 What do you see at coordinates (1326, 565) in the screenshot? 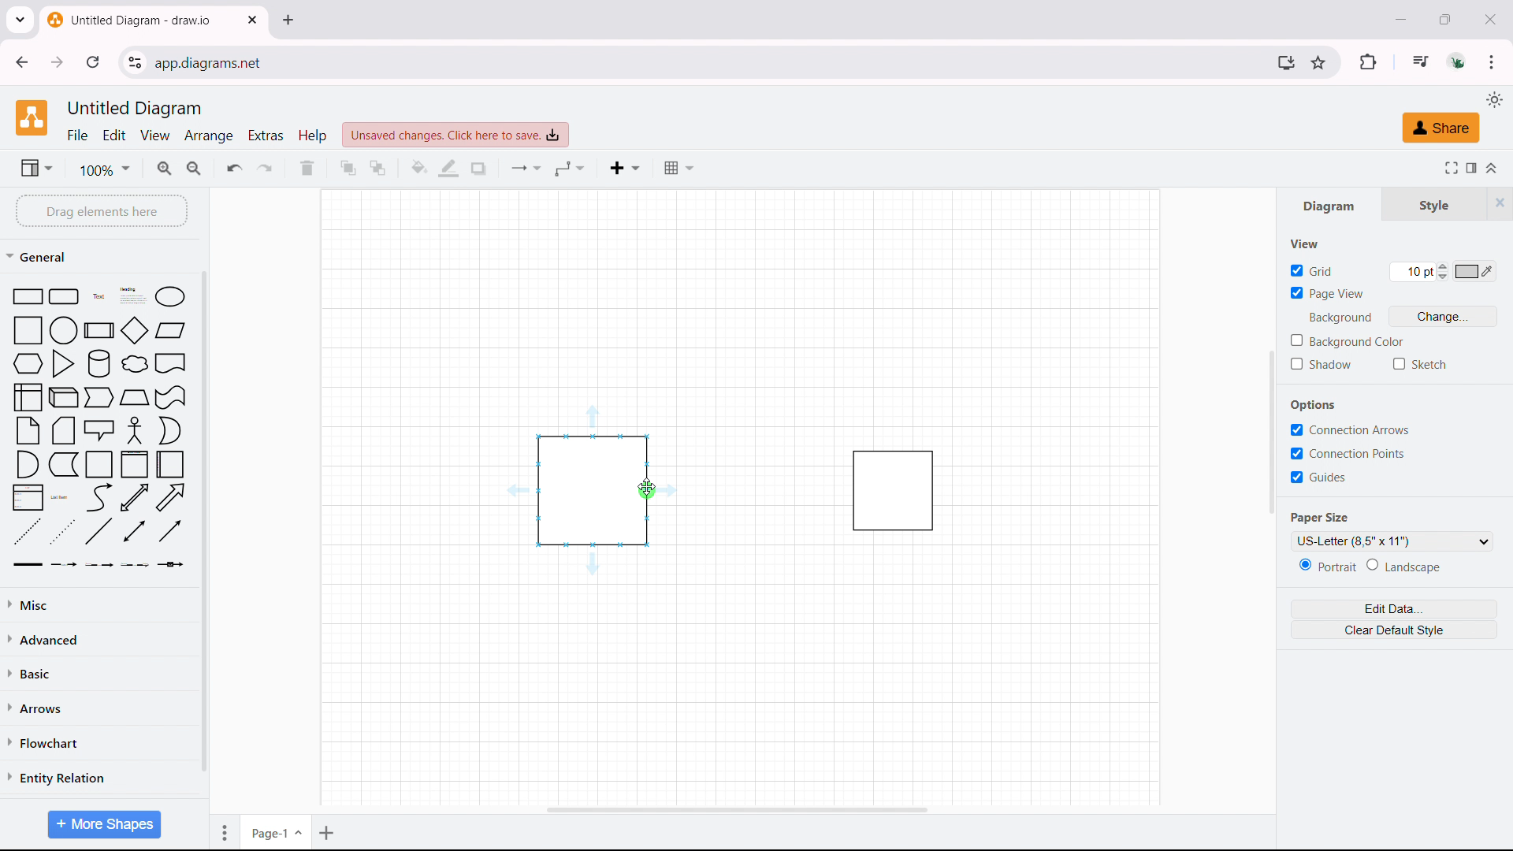
I see `portrait` at bounding box center [1326, 565].